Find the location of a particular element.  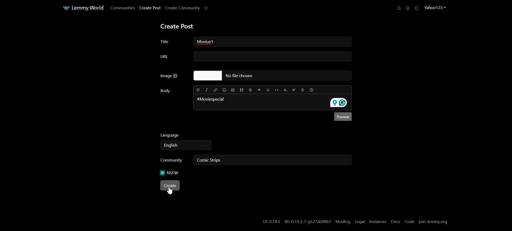

Communities is located at coordinates (122, 8).